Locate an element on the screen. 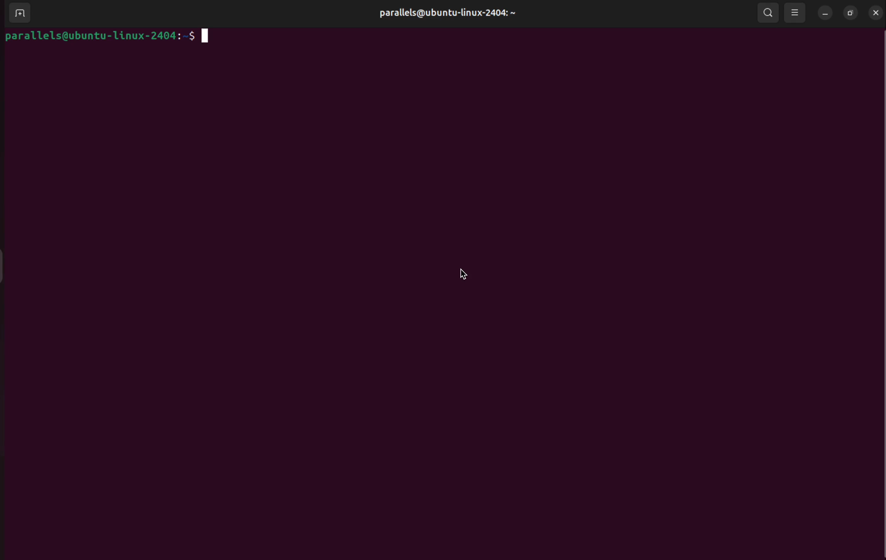 The image size is (886, 560). minimize is located at coordinates (825, 13).